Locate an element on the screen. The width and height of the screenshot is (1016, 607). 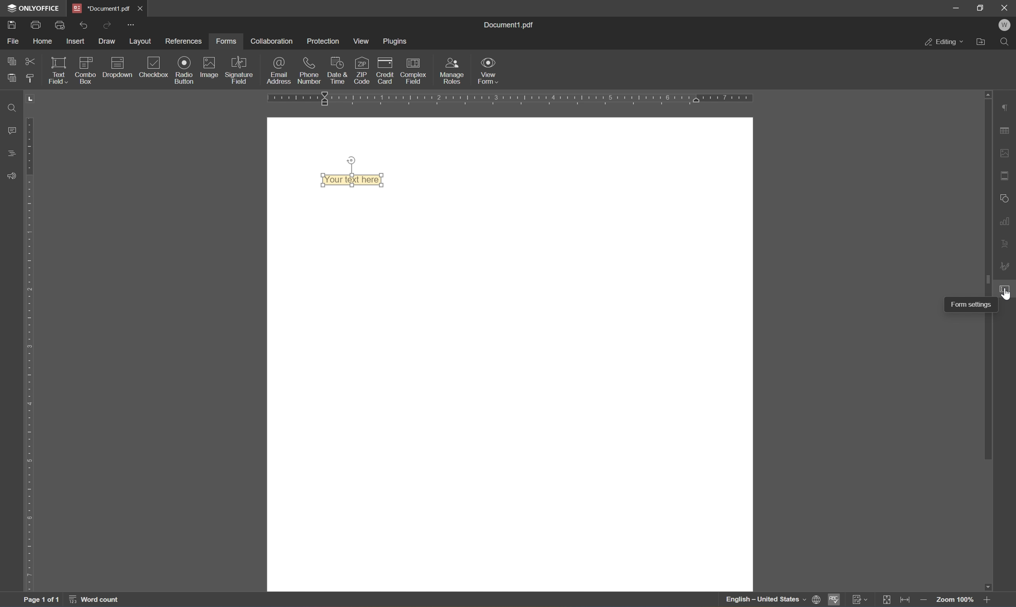
print is located at coordinates (36, 25).